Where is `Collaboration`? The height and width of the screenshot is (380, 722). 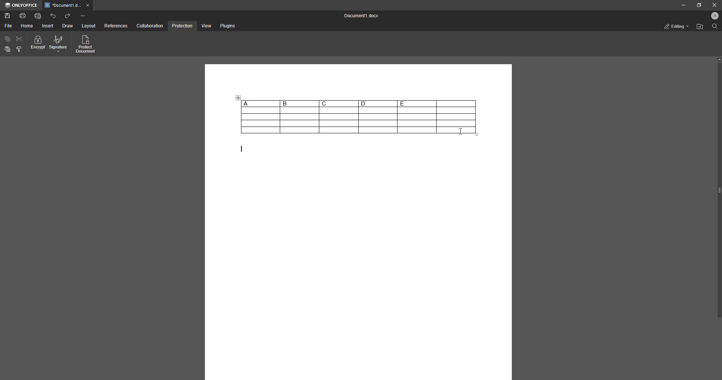 Collaboration is located at coordinates (150, 26).